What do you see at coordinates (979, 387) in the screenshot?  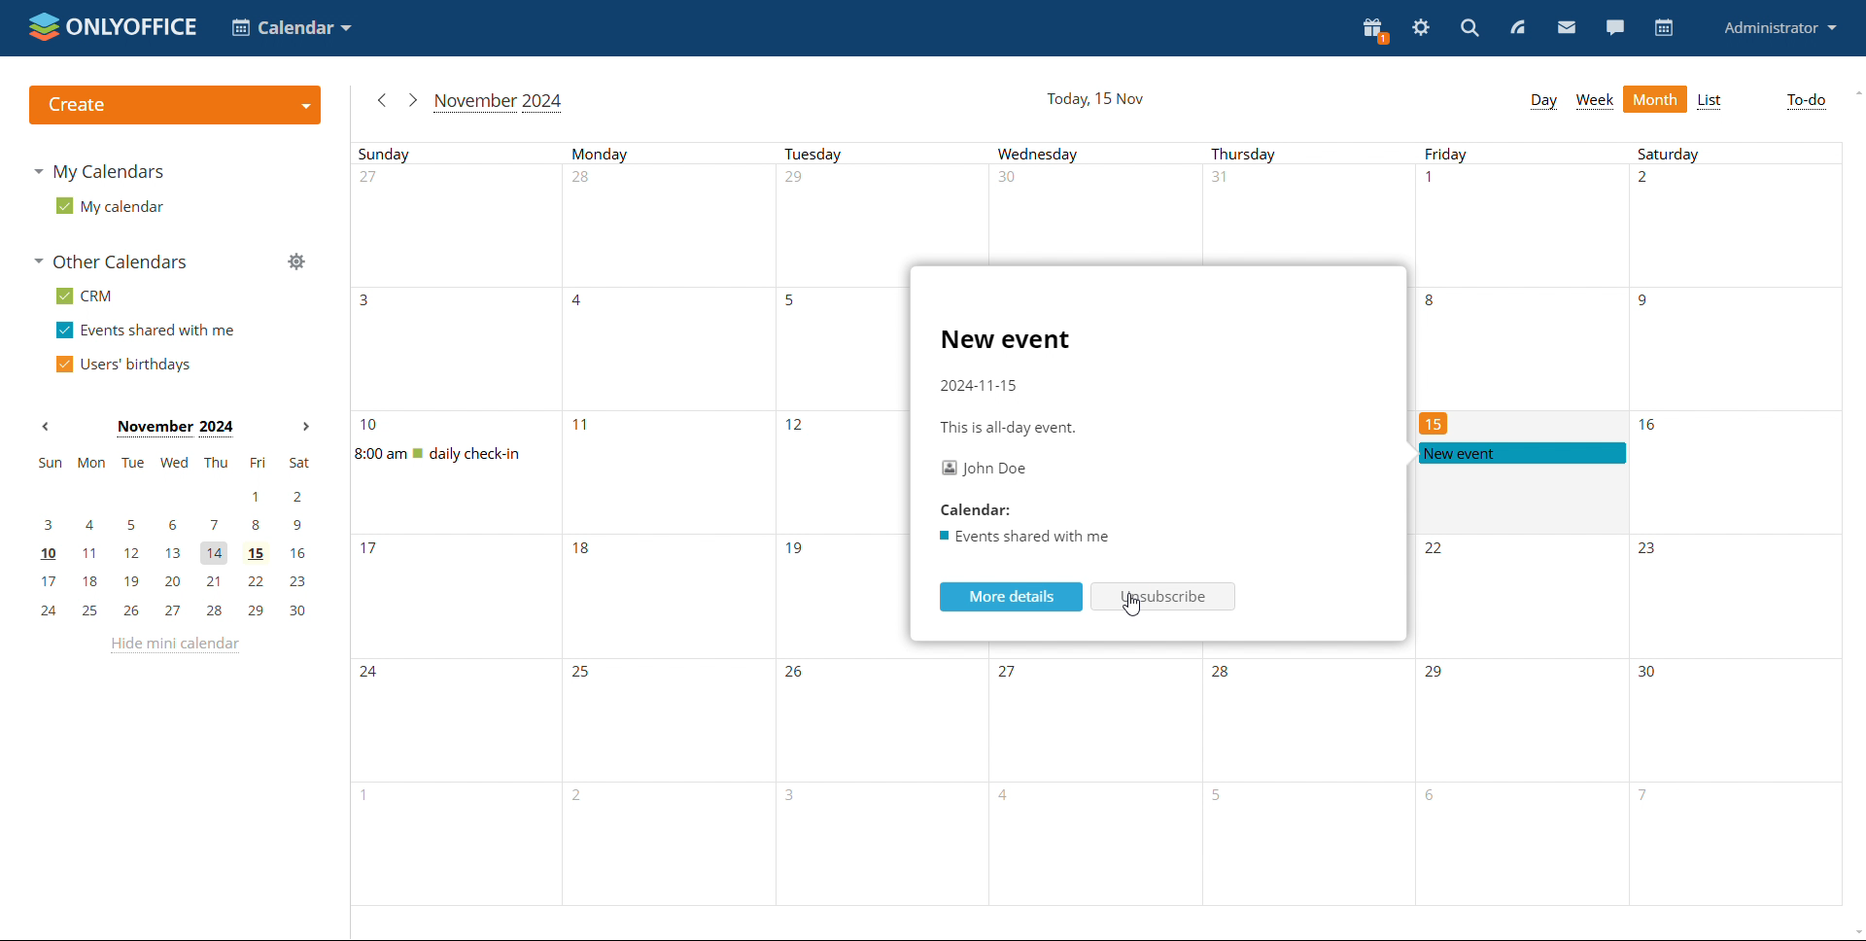 I see `timing` at bounding box center [979, 387].